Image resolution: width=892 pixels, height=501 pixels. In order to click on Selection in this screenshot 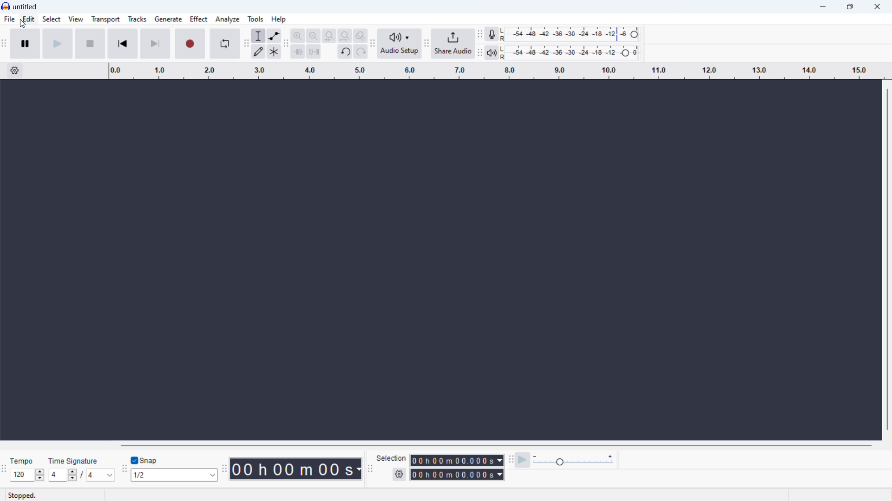, I will do `click(393, 458)`.